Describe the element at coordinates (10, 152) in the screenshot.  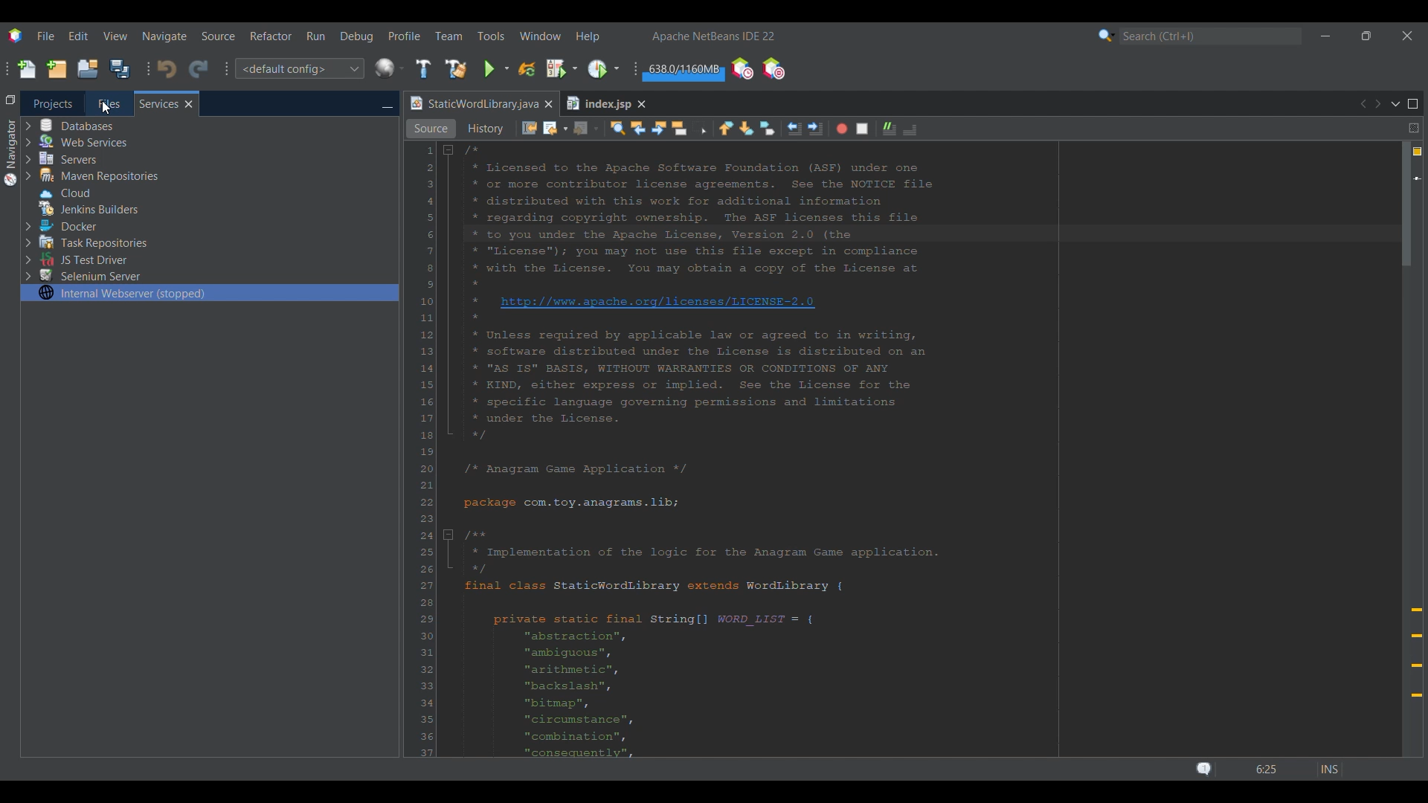
I see `Navigator menu` at that location.